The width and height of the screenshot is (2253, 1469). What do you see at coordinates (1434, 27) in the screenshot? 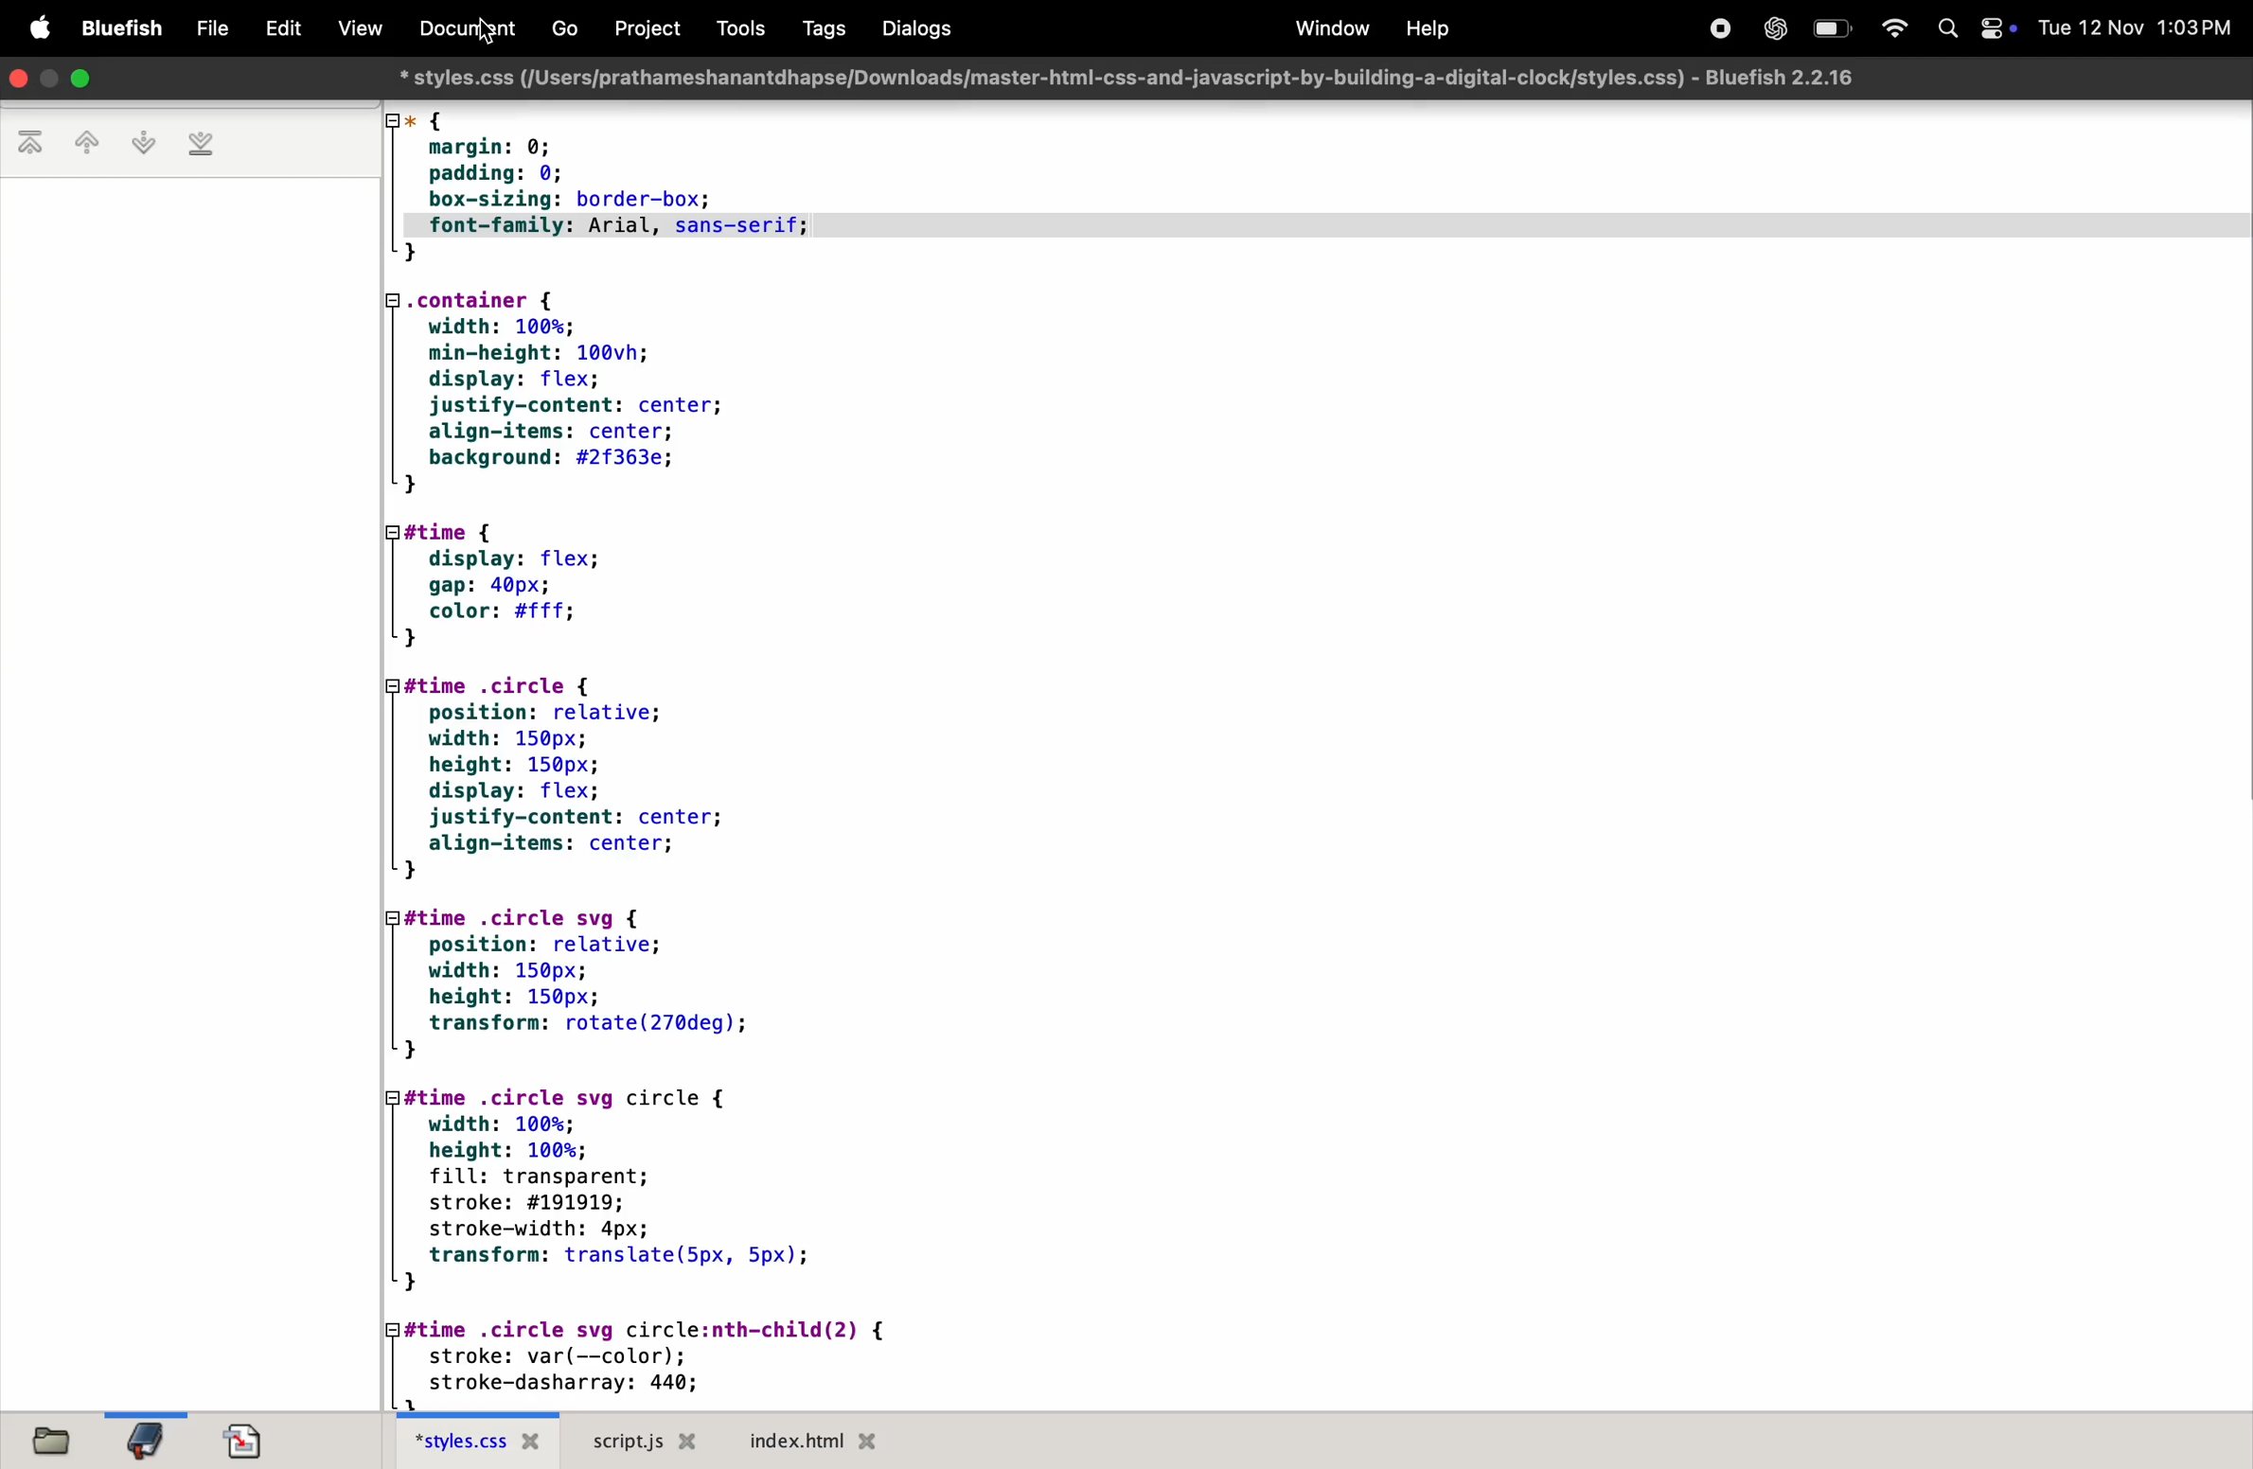
I see `Help` at bounding box center [1434, 27].